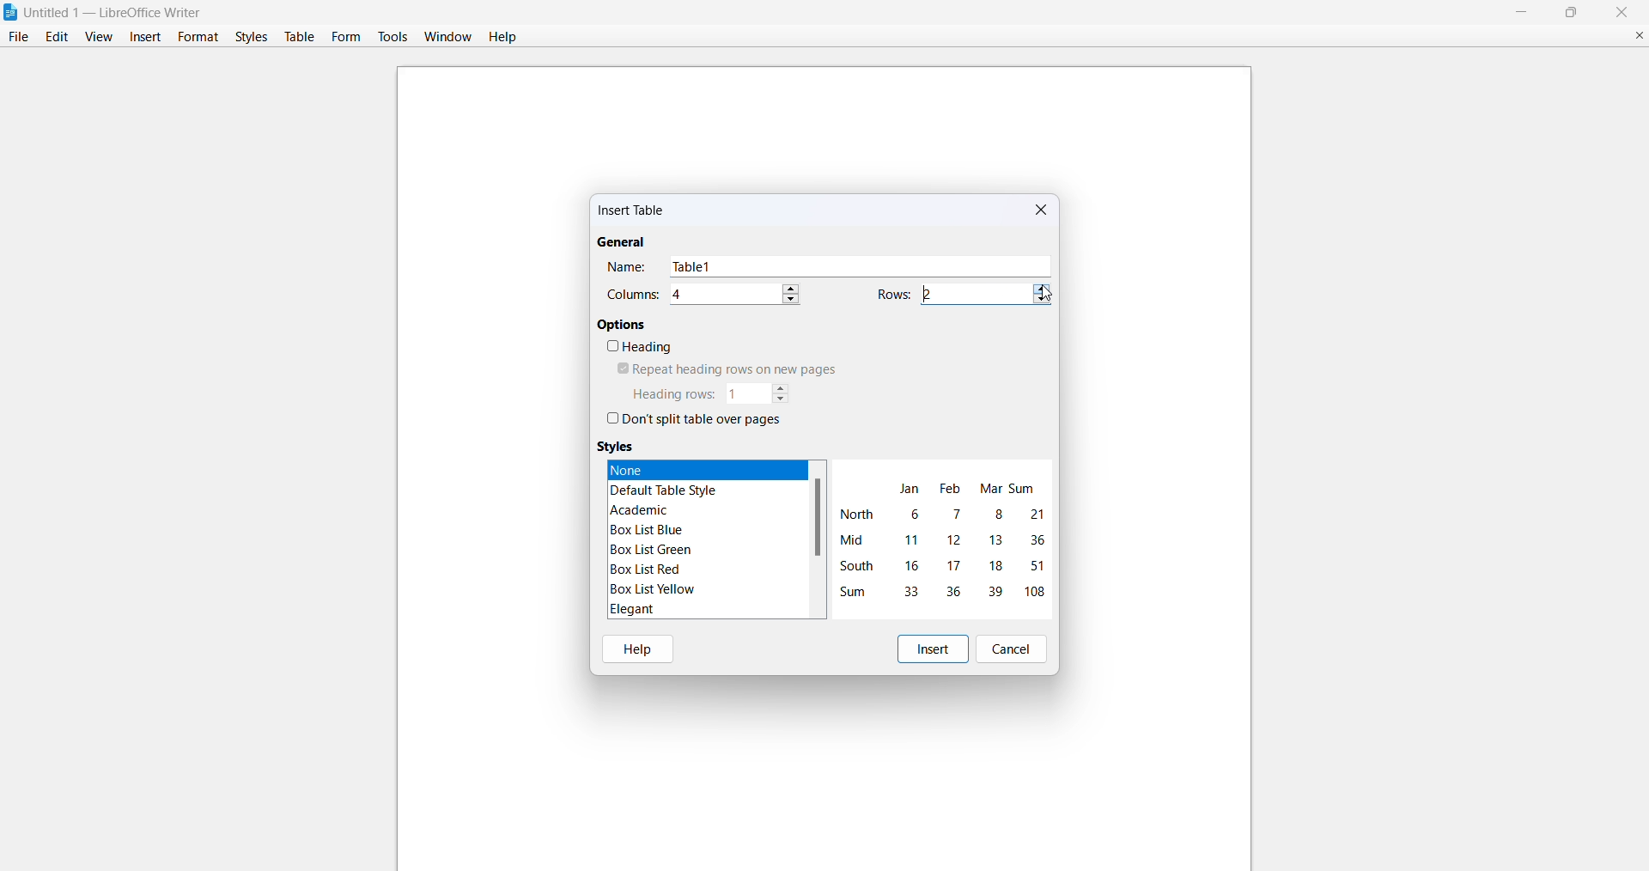 Image resolution: width=1649 pixels, height=871 pixels. Describe the element at coordinates (393, 36) in the screenshot. I see `tools` at that location.